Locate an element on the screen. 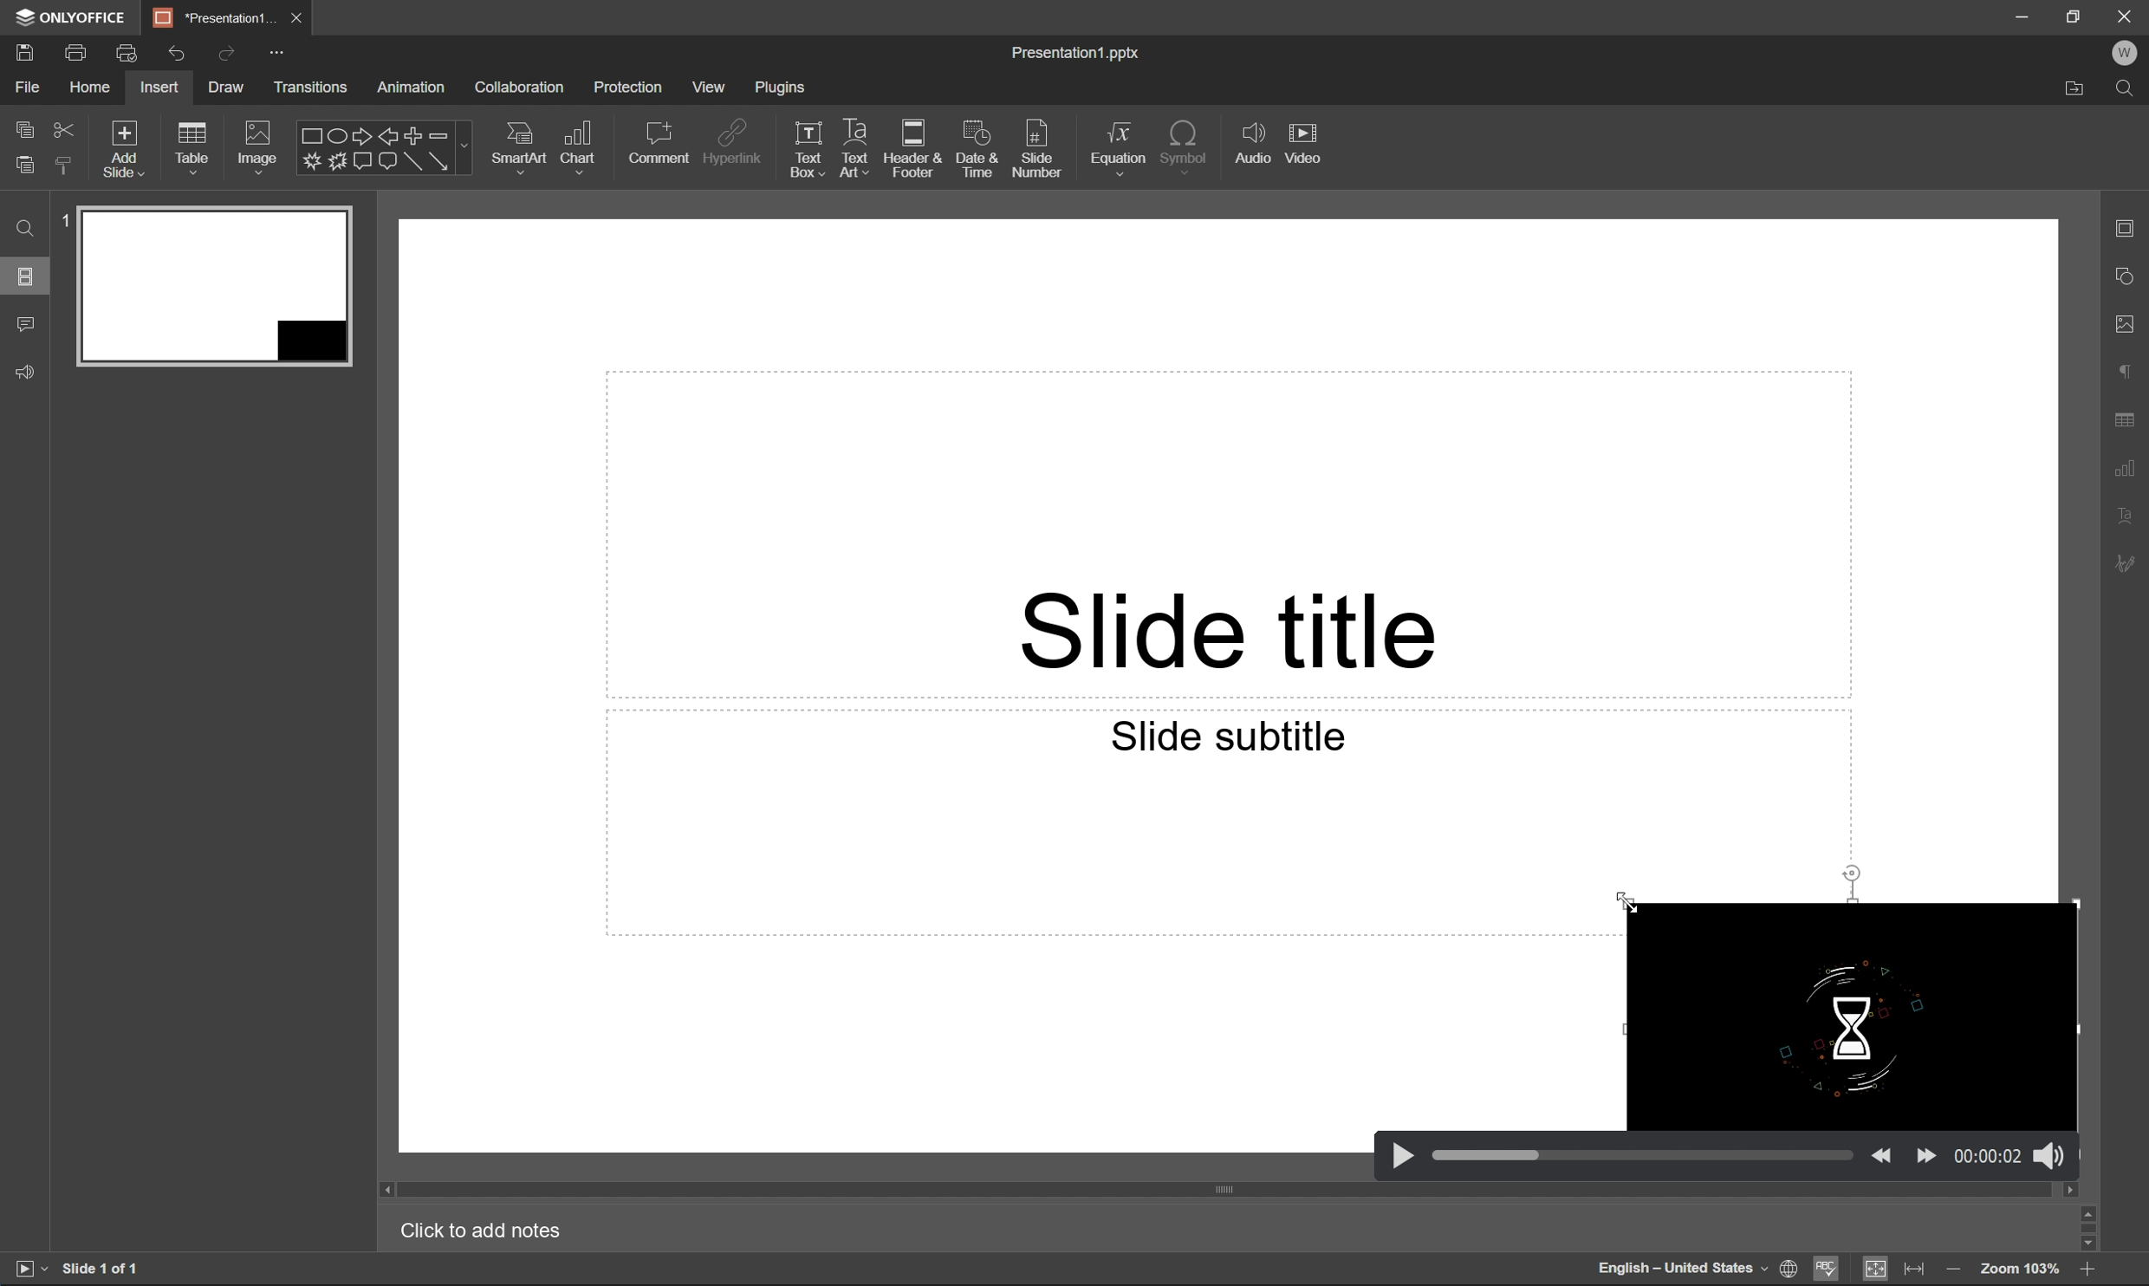  restore down is located at coordinates (2074, 13).